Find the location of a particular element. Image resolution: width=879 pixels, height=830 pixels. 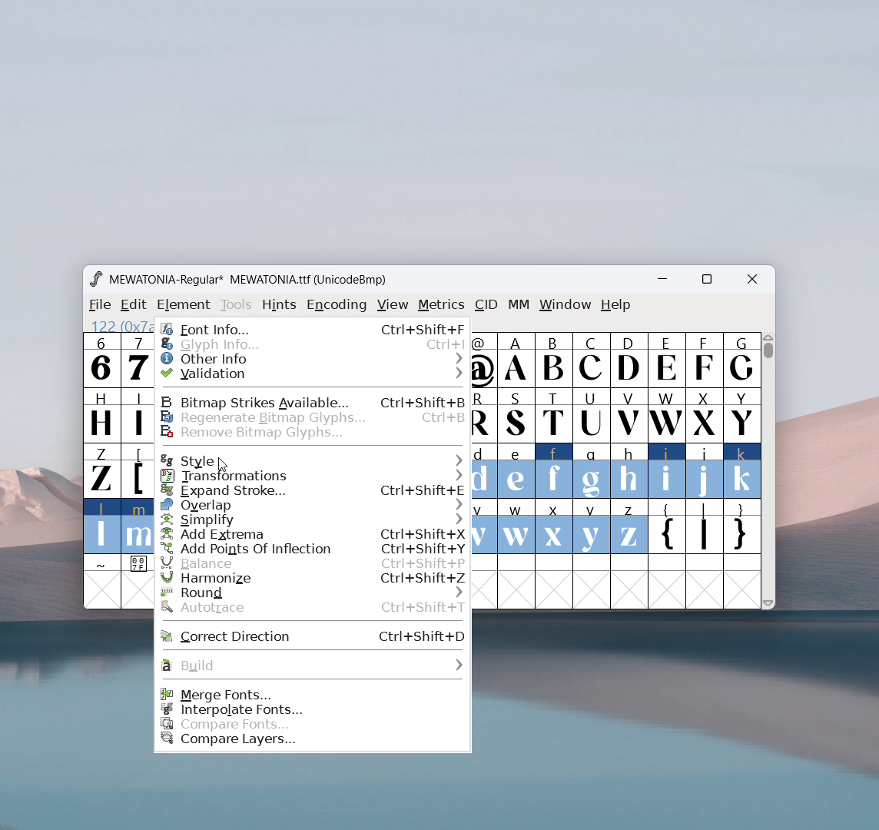

add extrema is located at coordinates (313, 534).